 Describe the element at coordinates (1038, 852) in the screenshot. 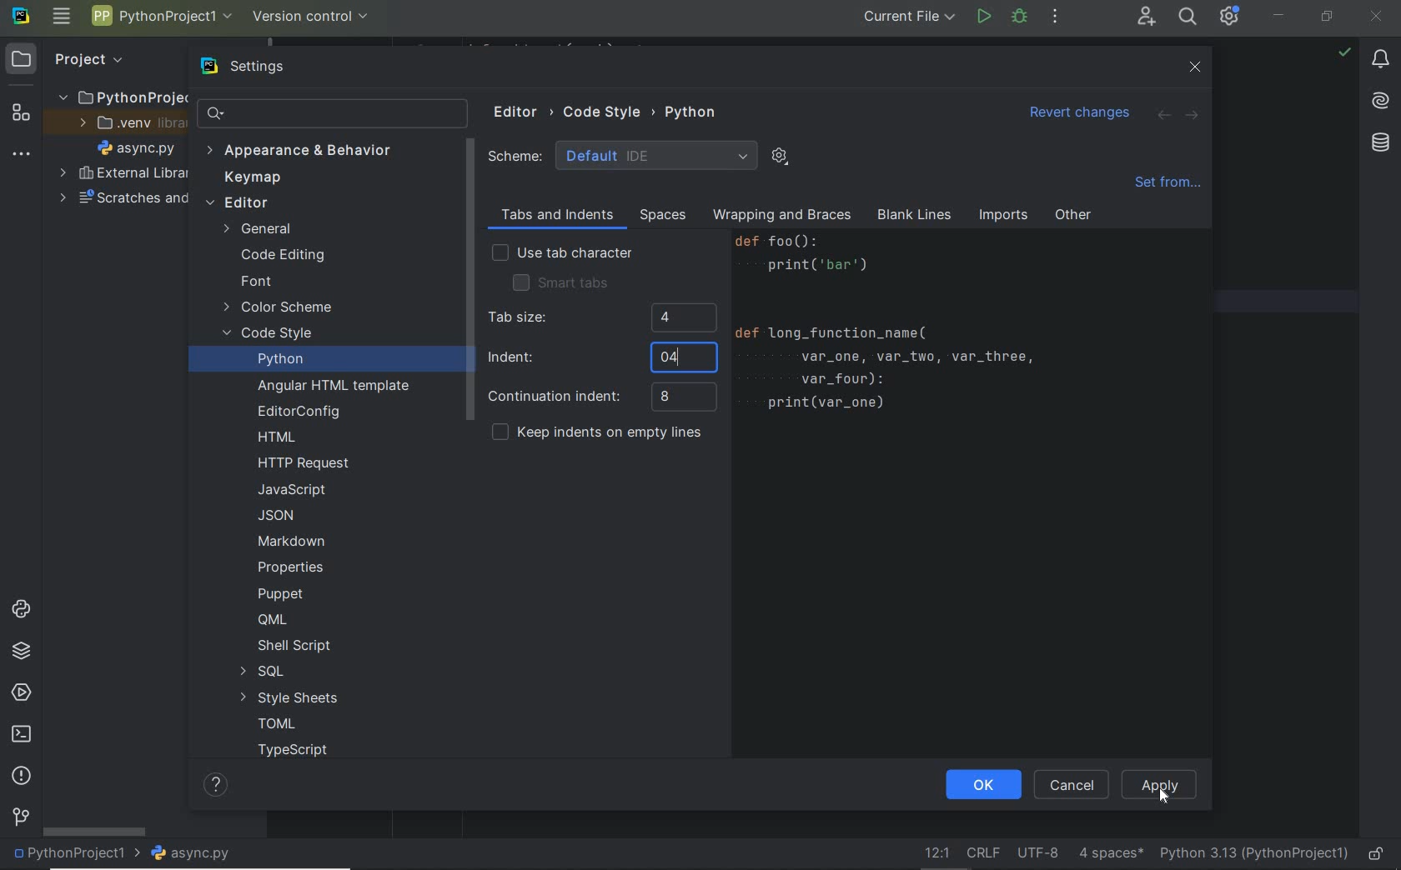

I see `file encoding` at that location.